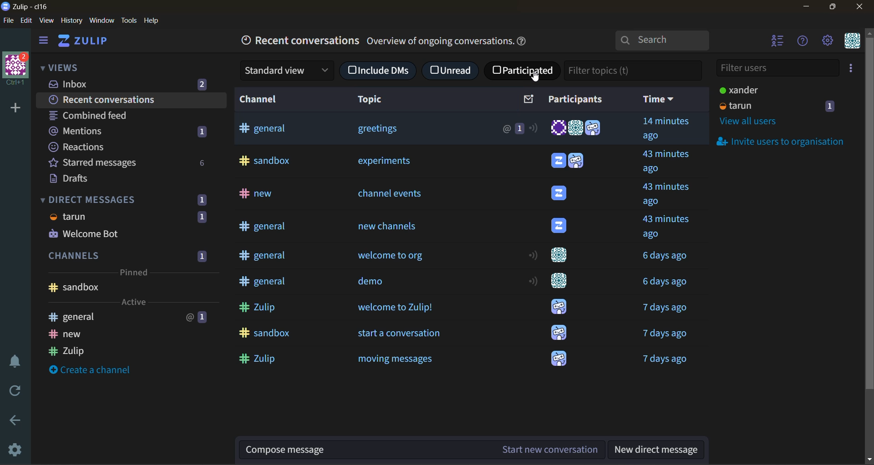 The image size is (874, 465). Describe the element at coordinates (129, 20) in the screenshot. I see `tools` at that location.